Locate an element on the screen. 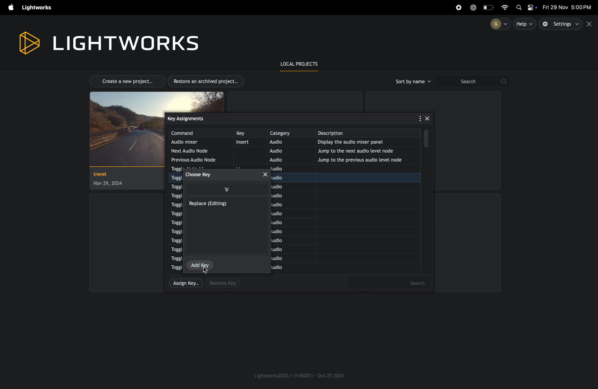 Image resolution: width=598 pixels, height=389 pixels. Assign key is located at coordinates (185, 284).